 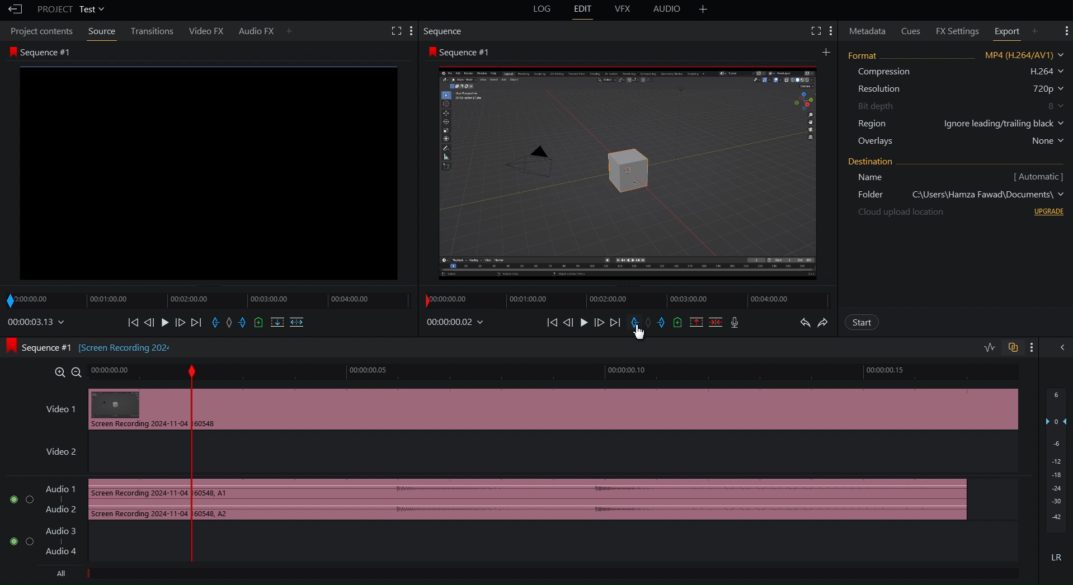 I want to click on Audio 1, so click(x=40, y=499).